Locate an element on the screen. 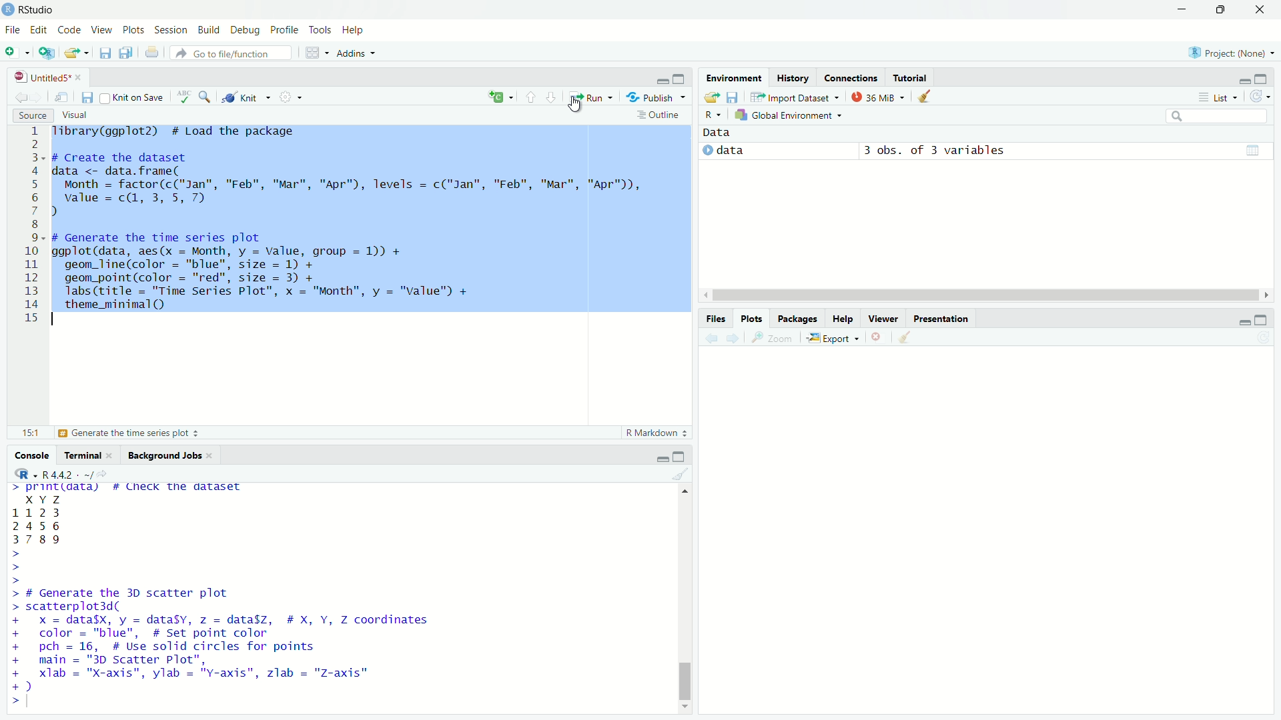 The height and width of the screenshot is (720, 1281). generate the time series plot is located at coordinates (134, 434).